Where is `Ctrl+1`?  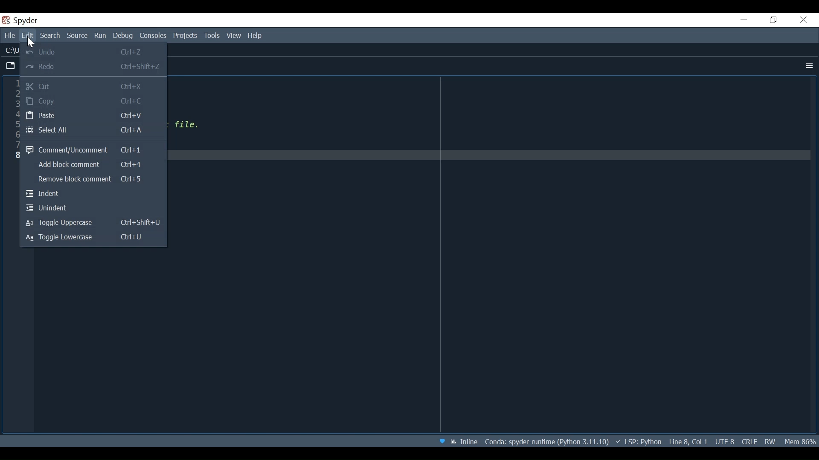
Ctrl+1 is located at coordinates (132, 150).